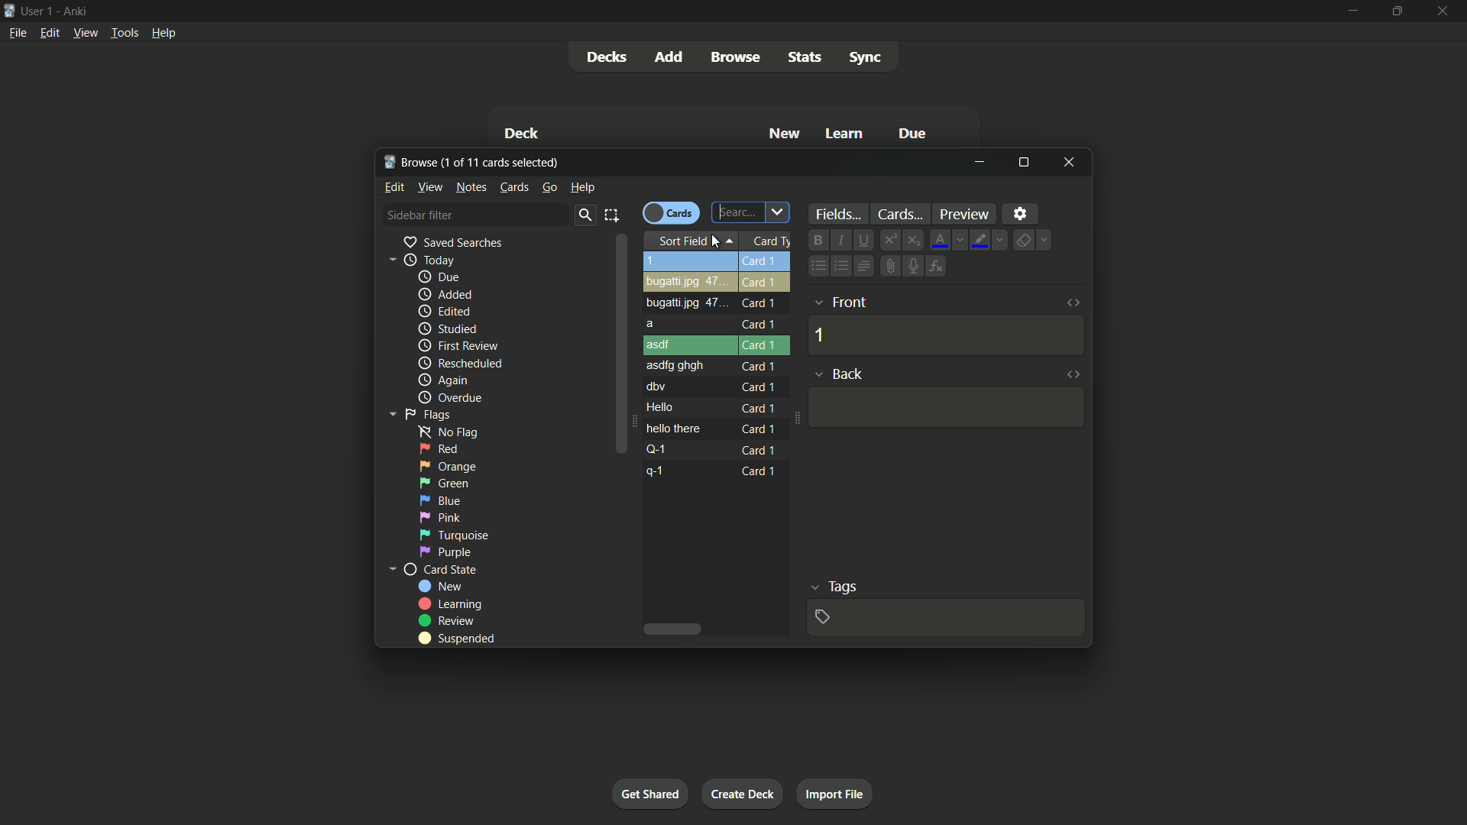 Image resolution: width=1467 pixels, height=825 pixels. Describe the element at coordinates (662, 345) in the screenshot. I see `asdf` at that location.